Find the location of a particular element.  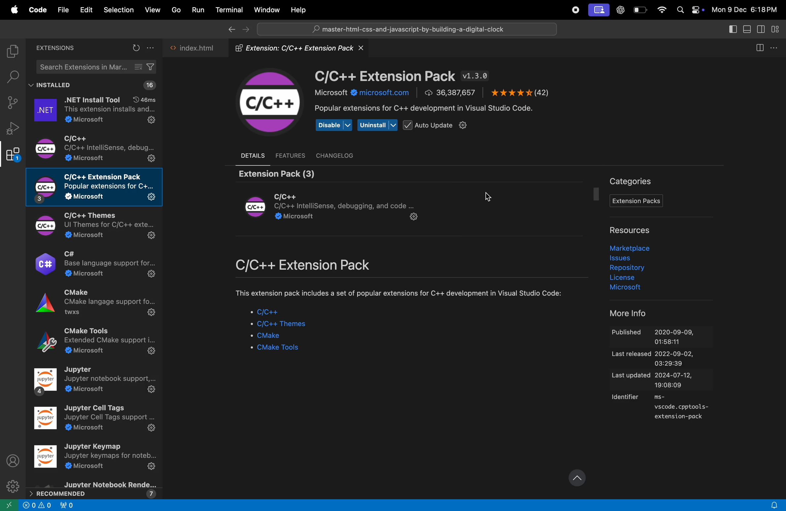

c/C++ extensions pack is located at coordinates (95, 187).